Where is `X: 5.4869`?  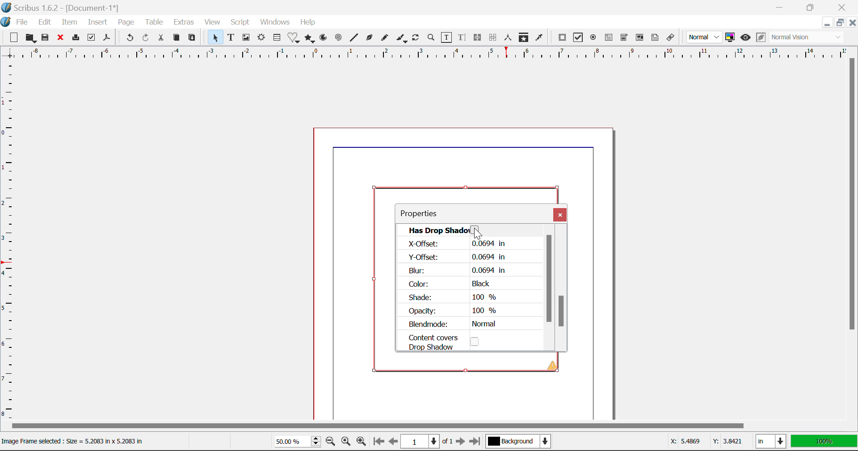
X: 5.4869 is located at coordinates (685, 441).